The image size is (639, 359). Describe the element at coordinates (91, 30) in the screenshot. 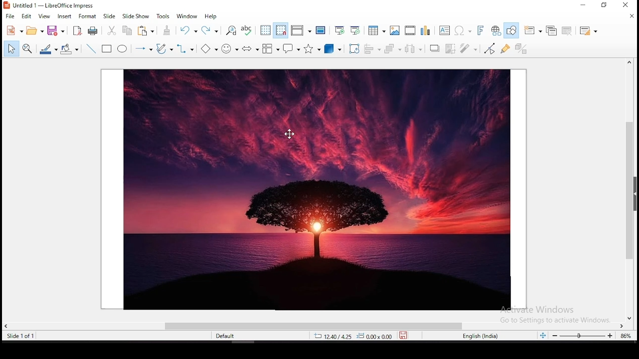

I see `print` at that location.